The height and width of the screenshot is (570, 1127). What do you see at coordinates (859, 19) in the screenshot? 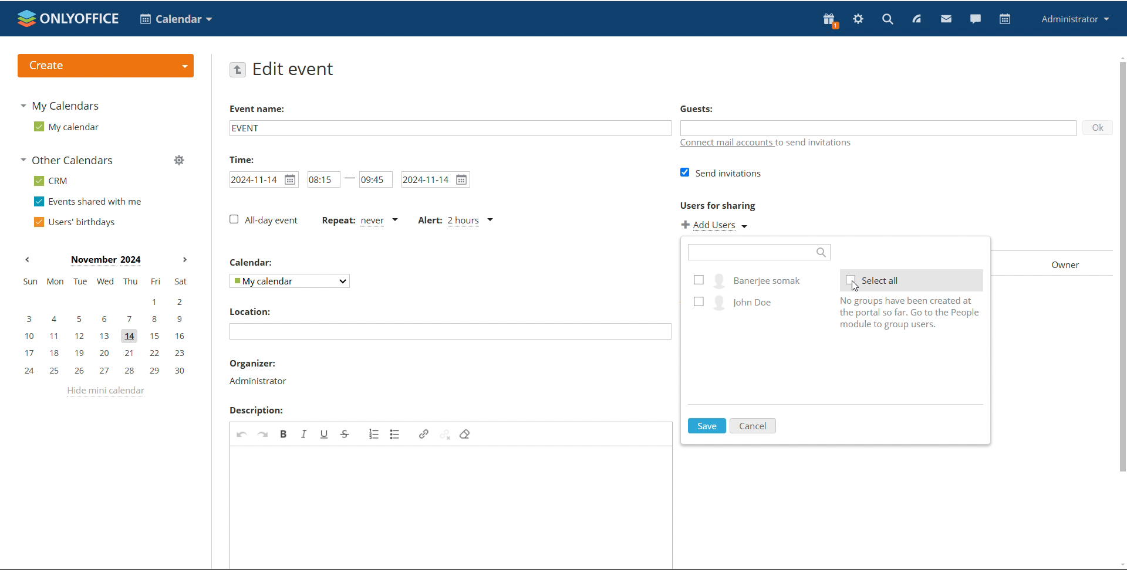
I see `settings` at bounding box center [859, 19].